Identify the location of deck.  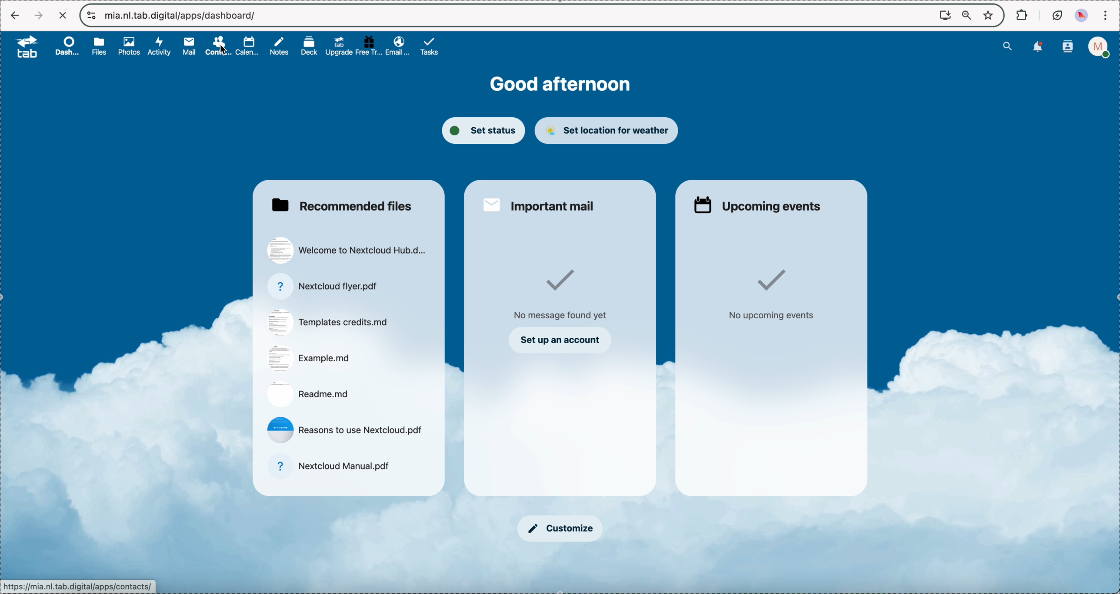
(308, 47).